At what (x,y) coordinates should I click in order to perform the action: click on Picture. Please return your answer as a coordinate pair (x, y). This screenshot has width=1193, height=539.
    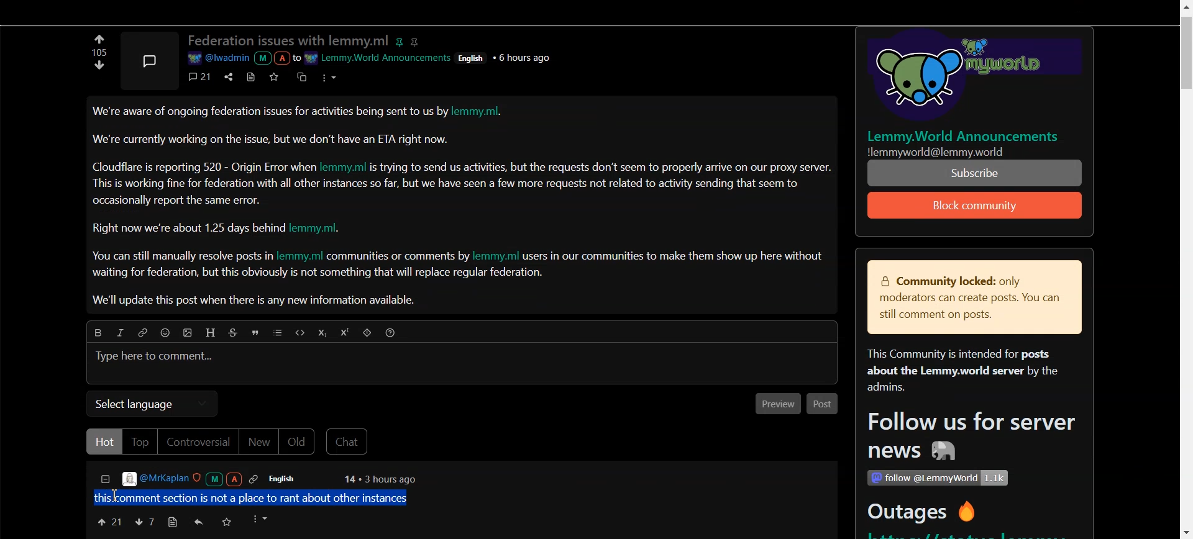
    Looking at the image, I should click on (149, 58).